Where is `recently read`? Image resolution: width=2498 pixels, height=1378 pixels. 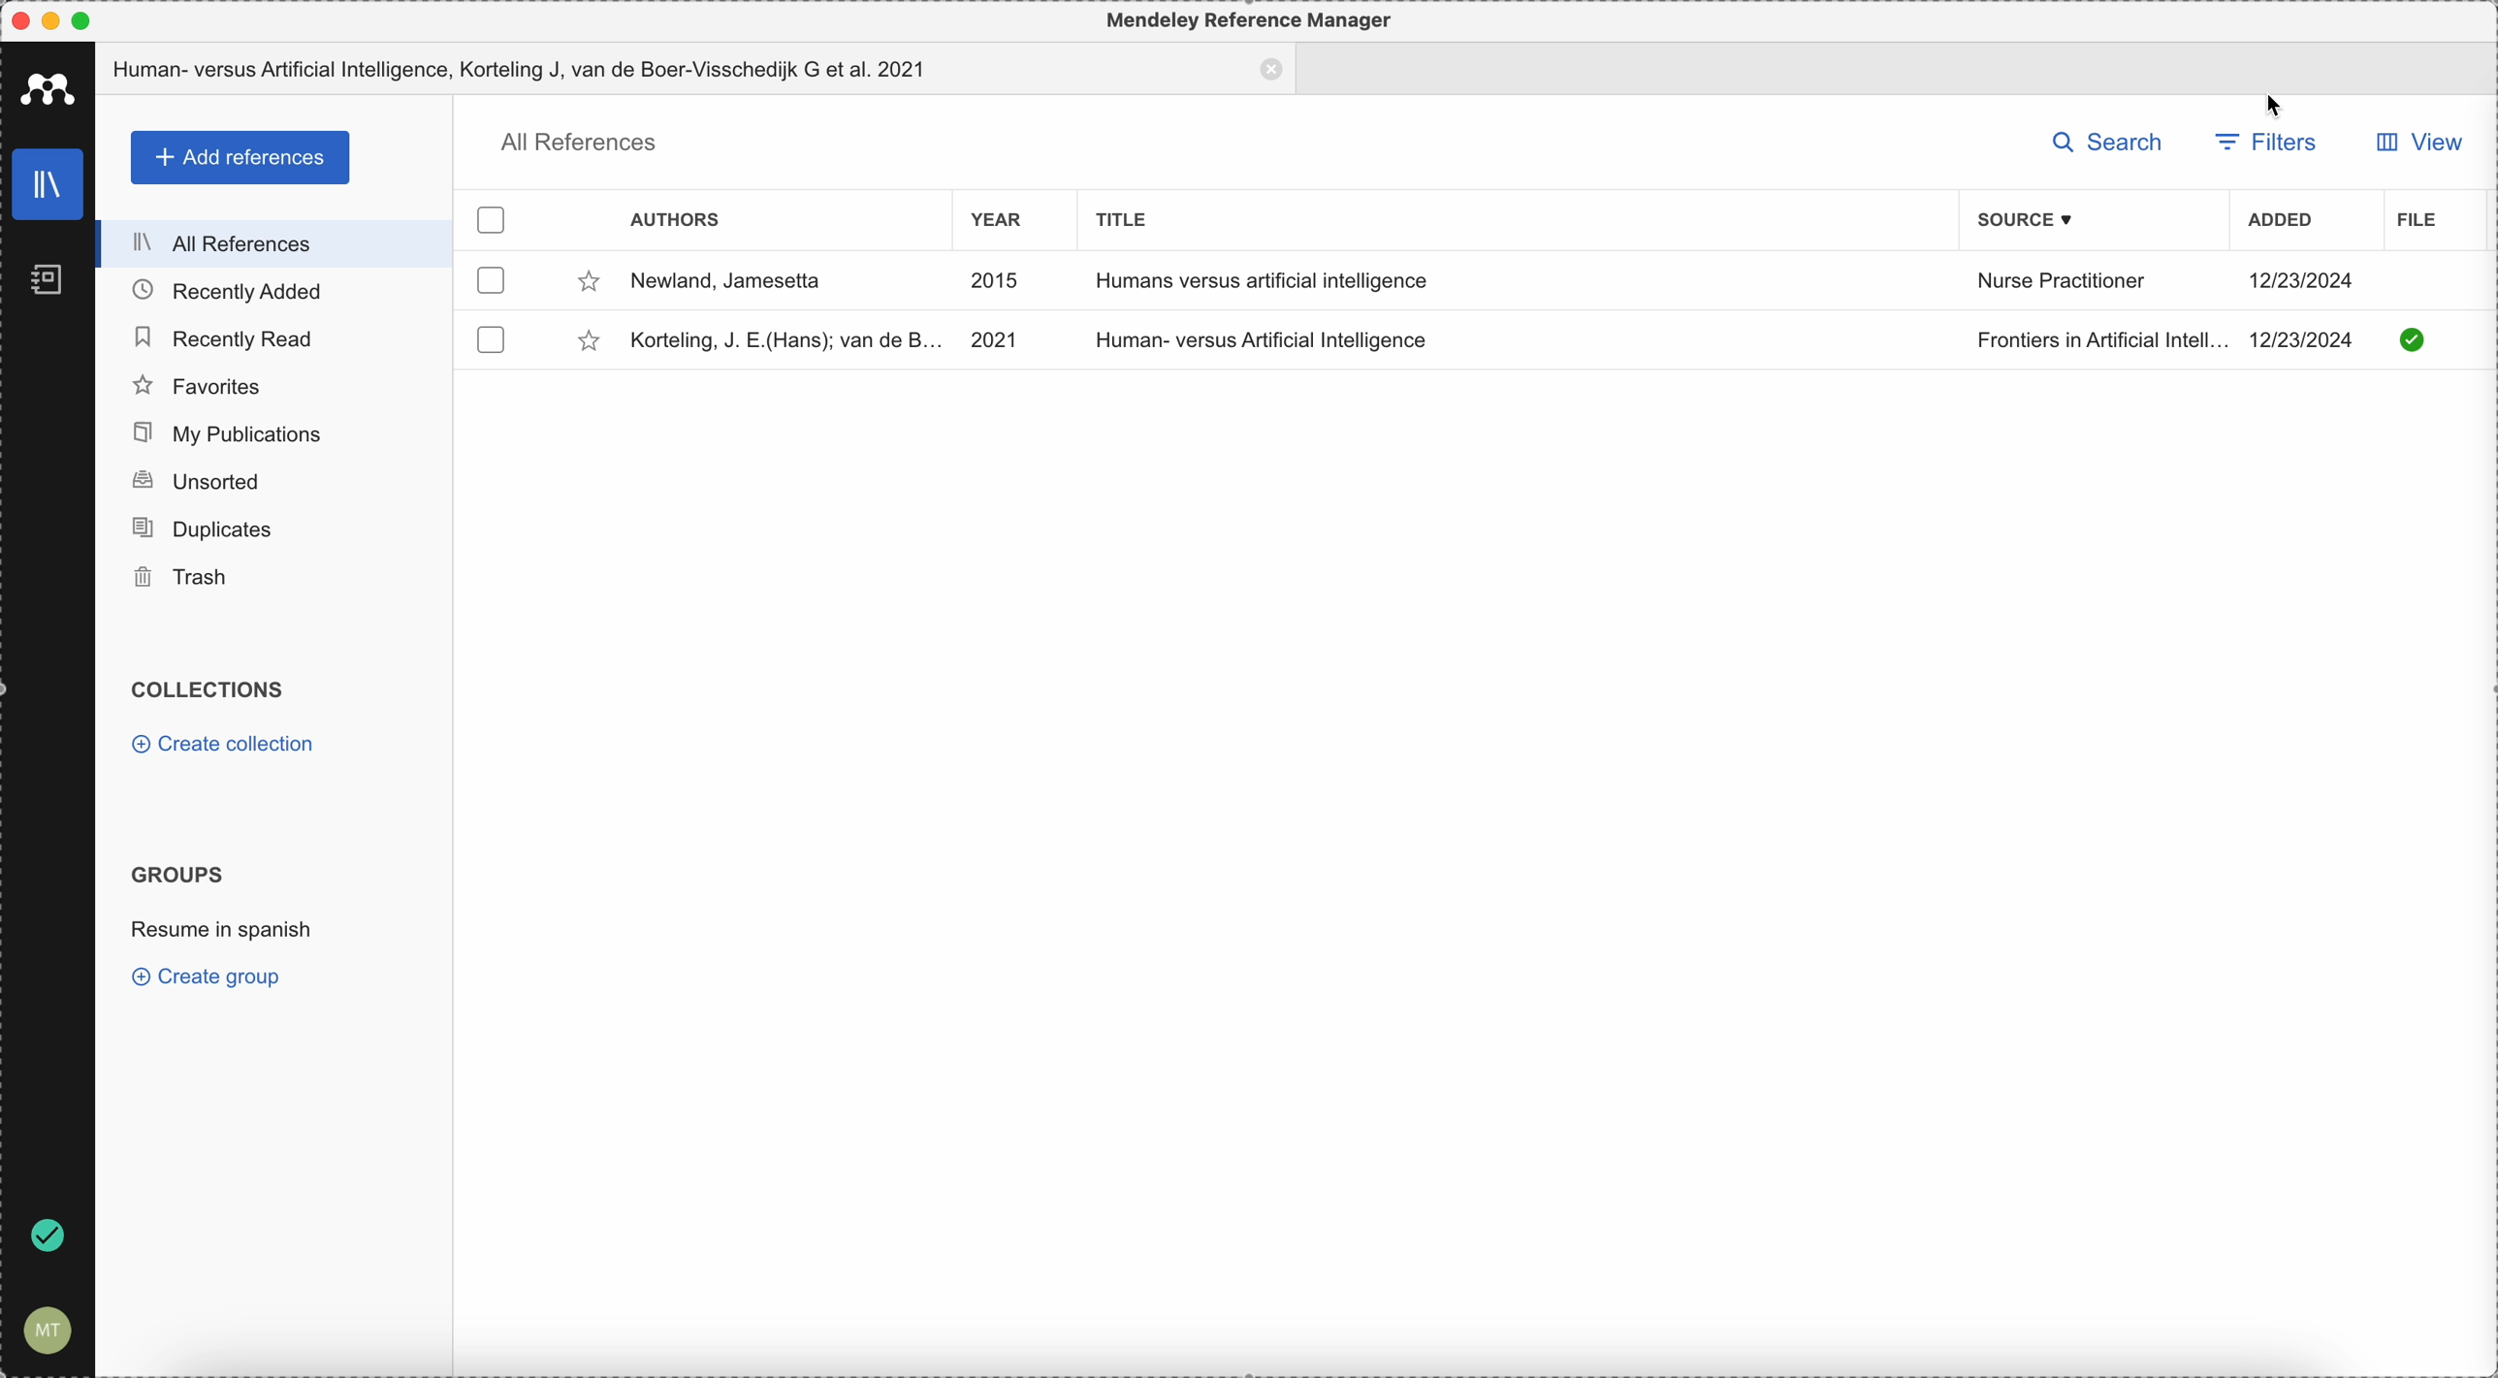
recently read is located at coordinates (273, 336).